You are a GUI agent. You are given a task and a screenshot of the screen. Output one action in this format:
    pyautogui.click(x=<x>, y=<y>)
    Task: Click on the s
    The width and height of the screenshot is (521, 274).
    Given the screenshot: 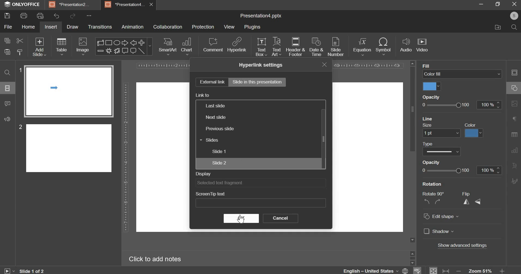 What is the action you would take?
    pyautogui.click(x=515, y=16)
    